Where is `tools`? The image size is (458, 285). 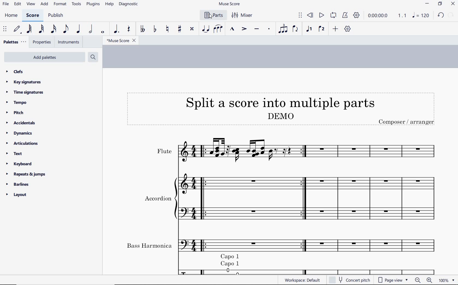
tools is located at coordinates (77, 4).